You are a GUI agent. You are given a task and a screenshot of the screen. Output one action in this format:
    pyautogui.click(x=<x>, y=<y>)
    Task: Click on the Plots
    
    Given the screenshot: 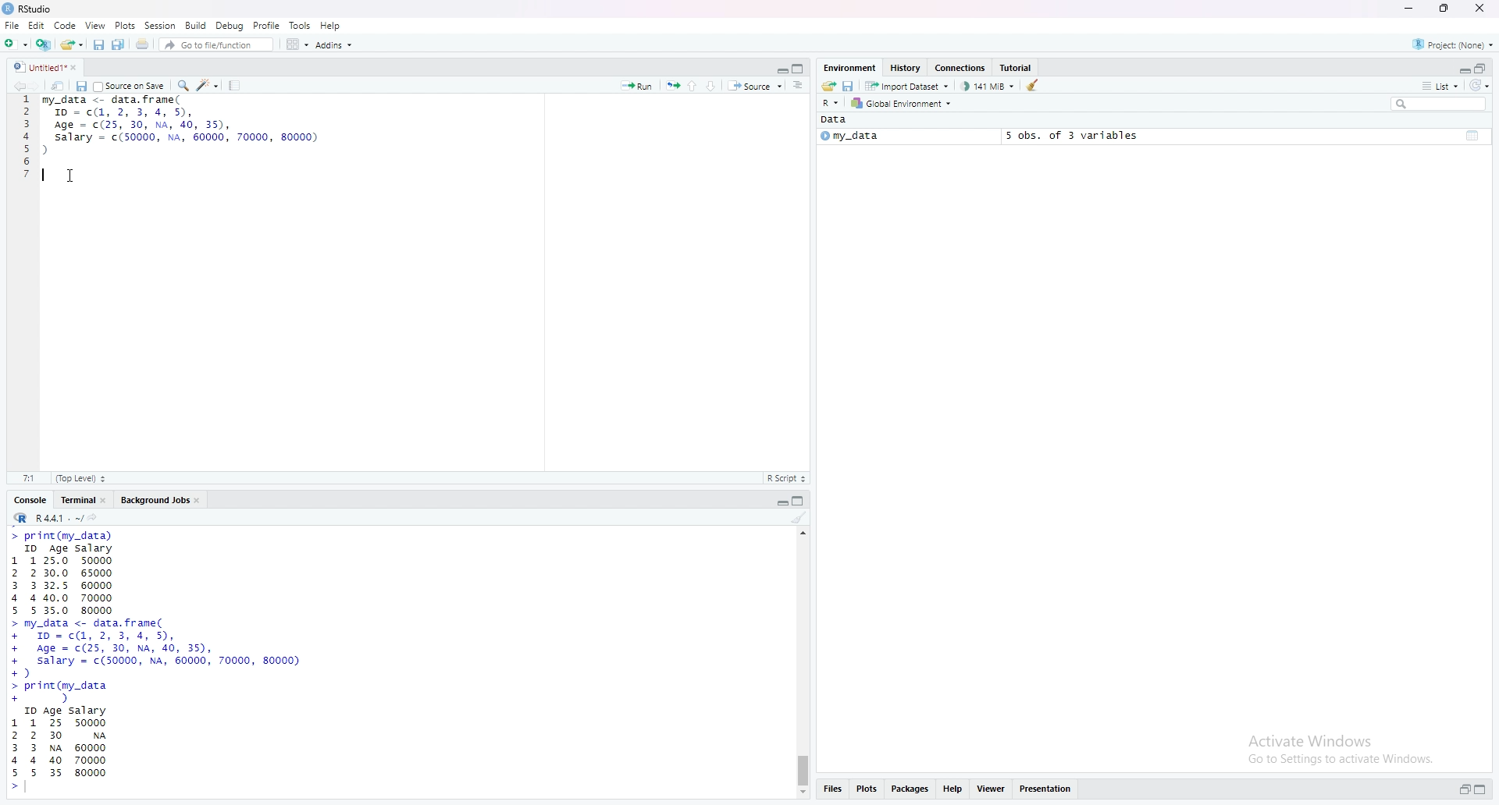 What is the action you would take?
    pyautogui.click(x=125, y=25)
    